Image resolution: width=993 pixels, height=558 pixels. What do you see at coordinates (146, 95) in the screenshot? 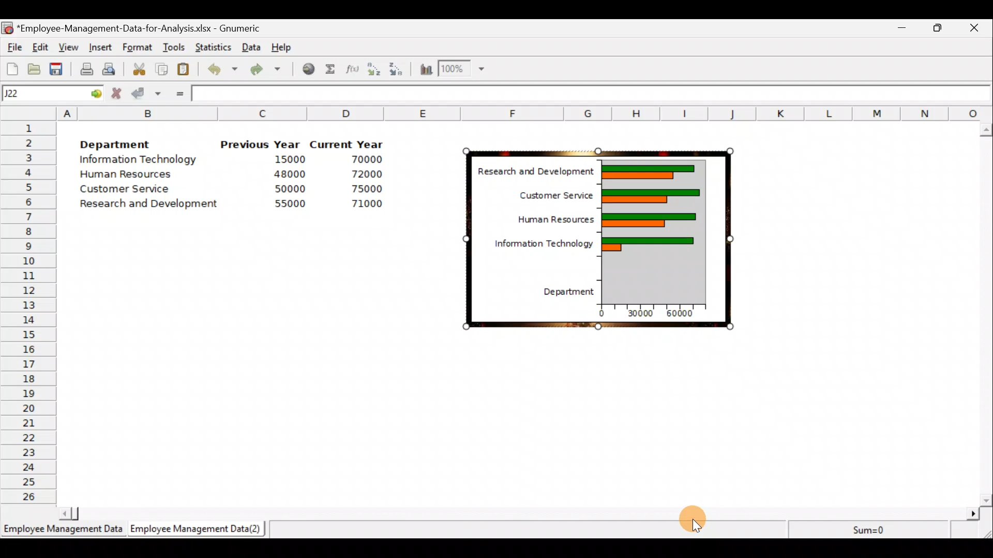
I see `Accept change` at bounding box center [146, 95].